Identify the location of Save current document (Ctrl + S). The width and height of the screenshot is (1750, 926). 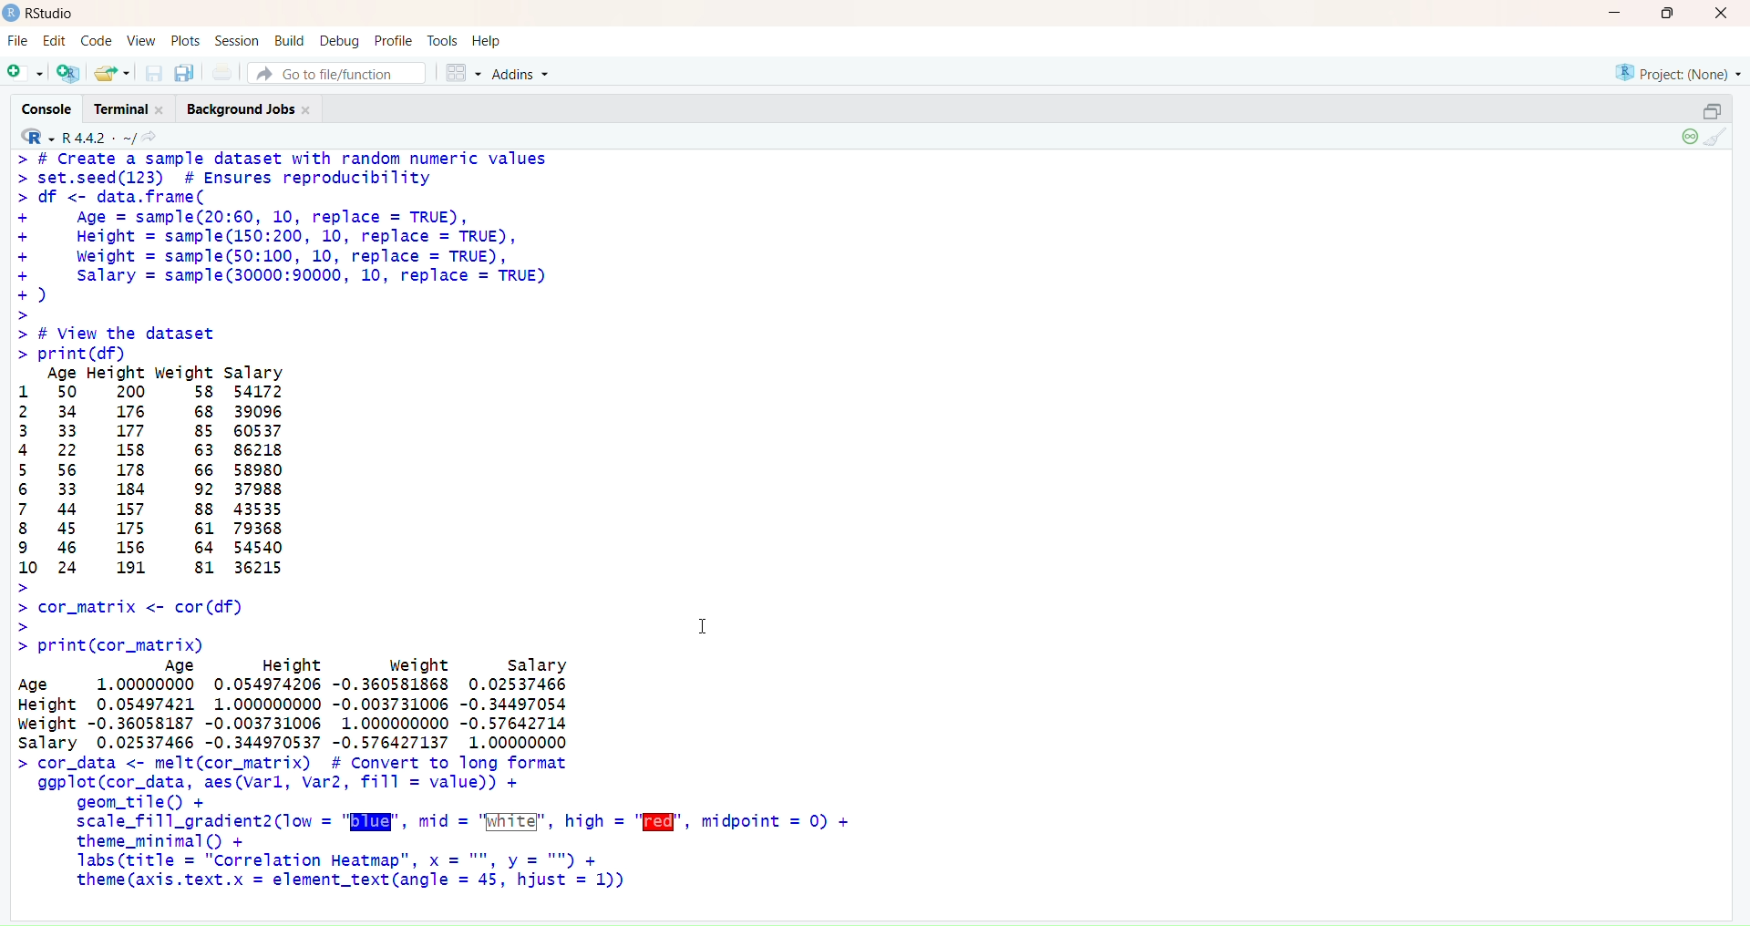
(152, 73).